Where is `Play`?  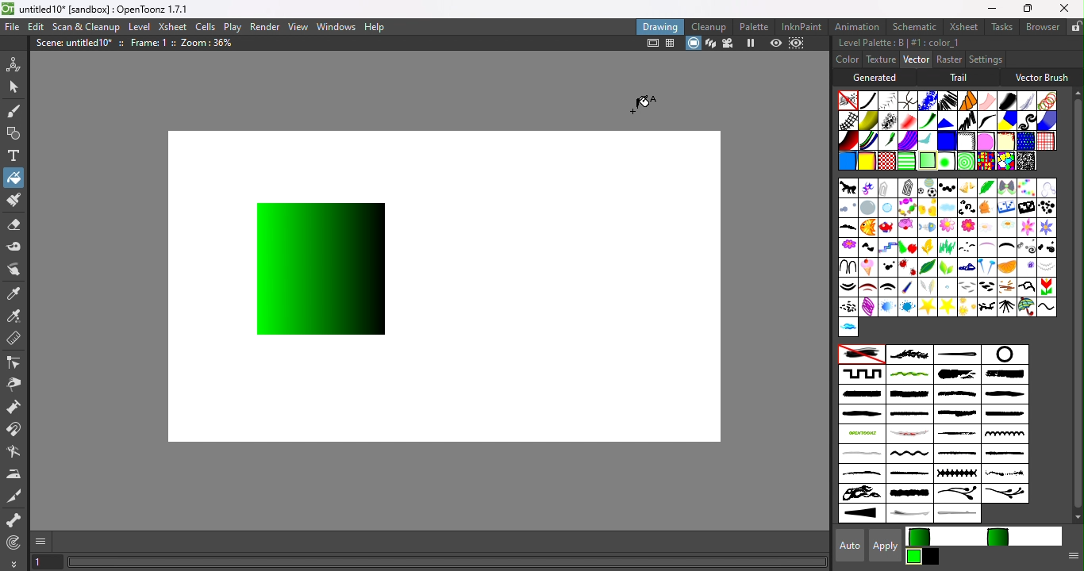 Play is located at coordinates (232, 26).